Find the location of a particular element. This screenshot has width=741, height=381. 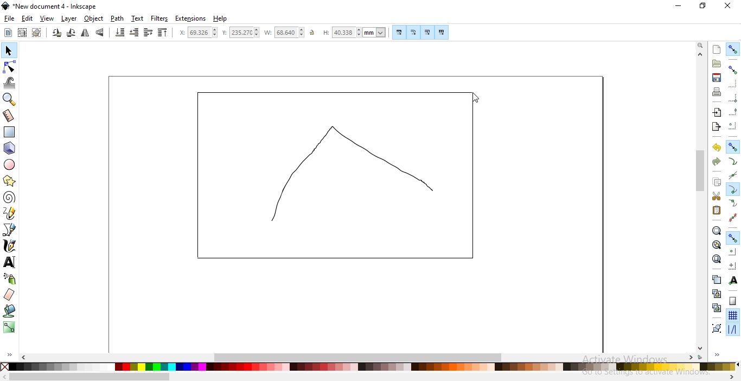

new document 4 - Inkscape is located at coordinates (55, 7).